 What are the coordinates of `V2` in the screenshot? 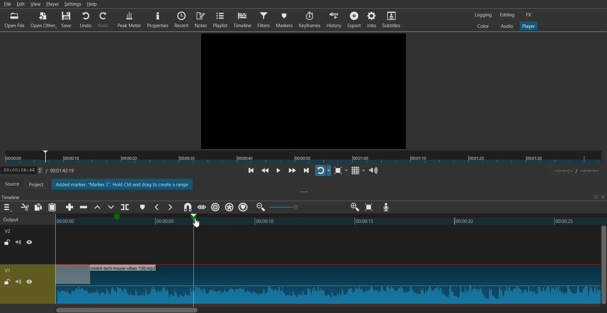 It's located at (11, 230).